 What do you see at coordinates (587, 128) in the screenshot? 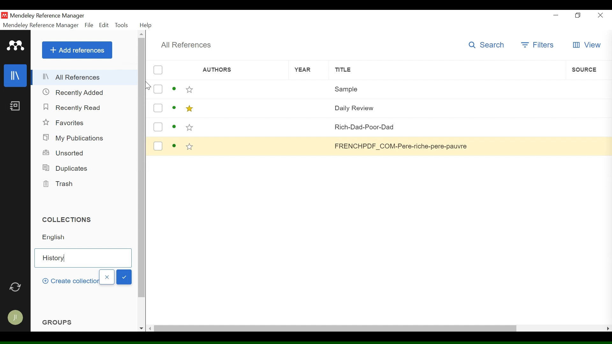
I see `Source` at bounding box center [587, 128].